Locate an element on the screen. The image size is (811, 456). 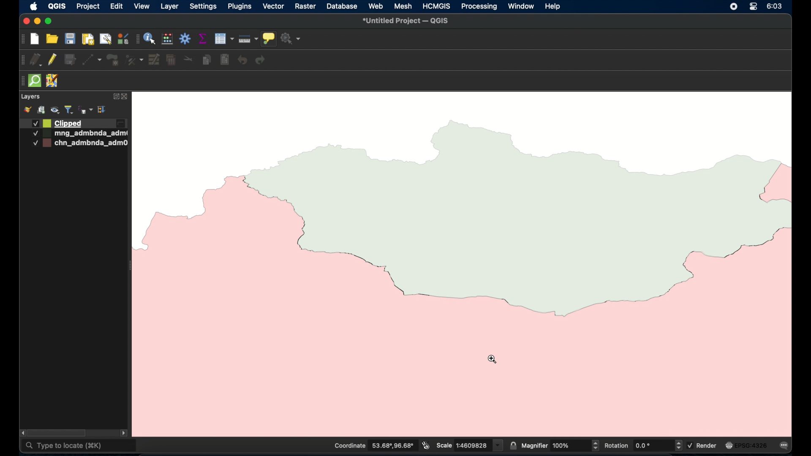
drag handles is located at coordinates (23, 60).